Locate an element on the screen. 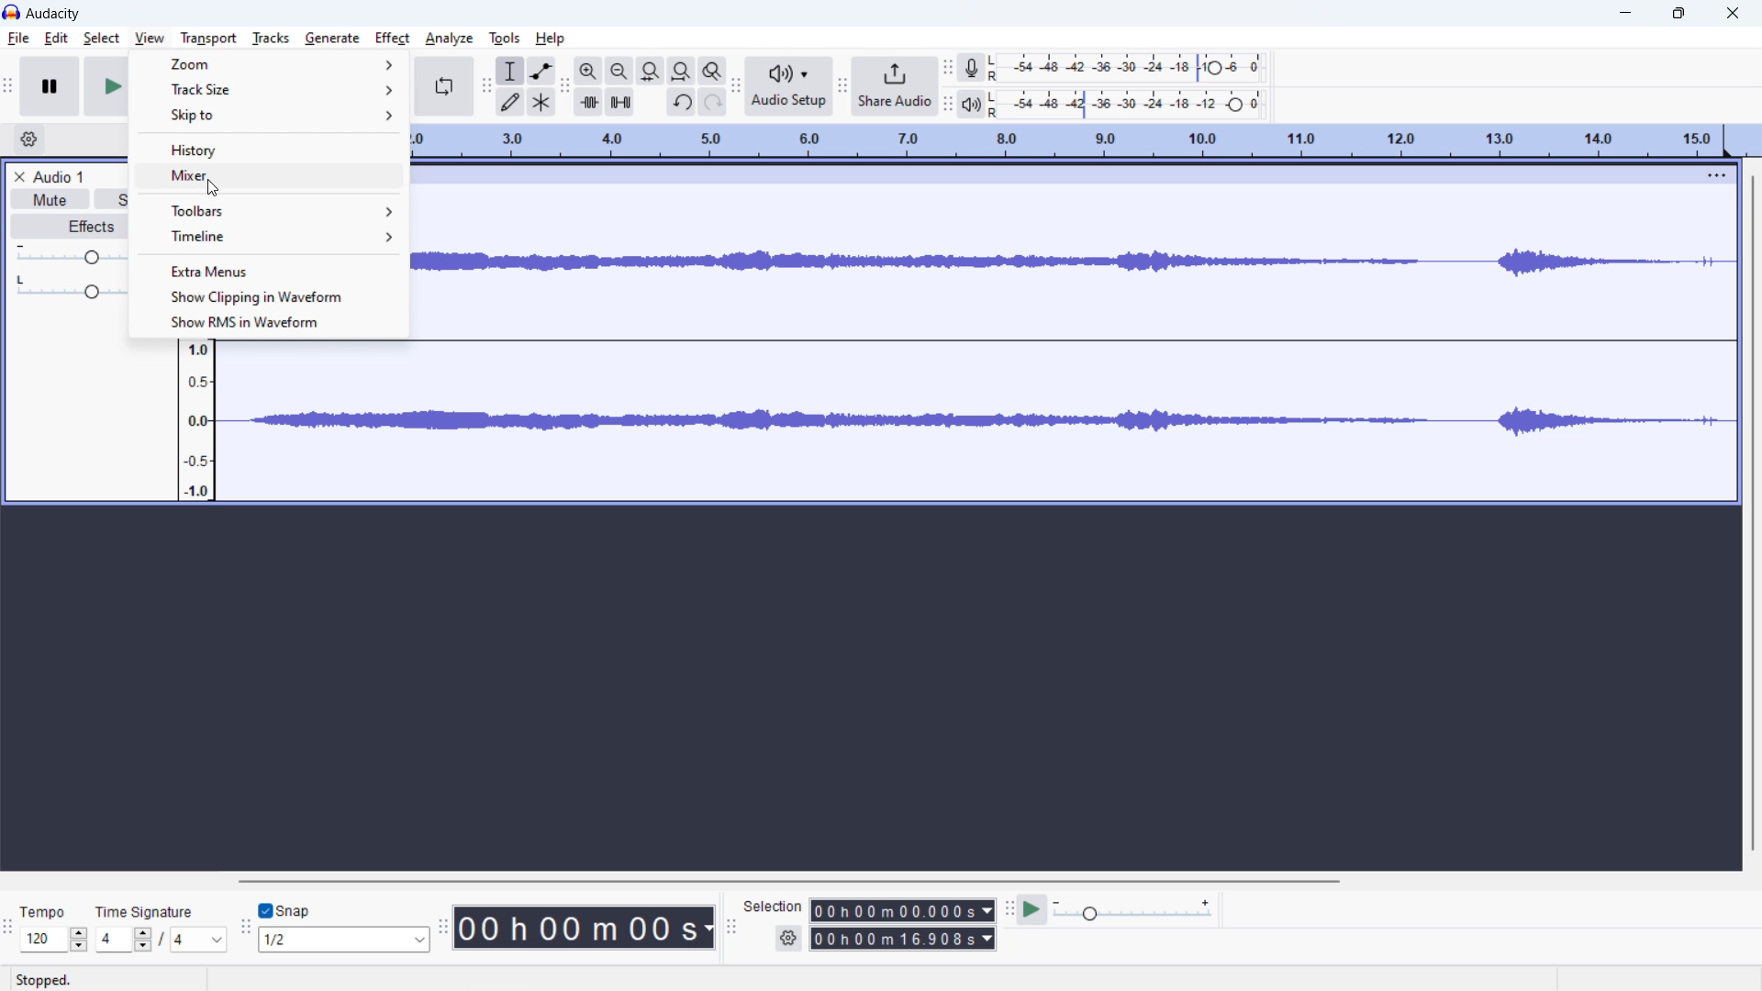  time signature is located at coordinates (155, 907).